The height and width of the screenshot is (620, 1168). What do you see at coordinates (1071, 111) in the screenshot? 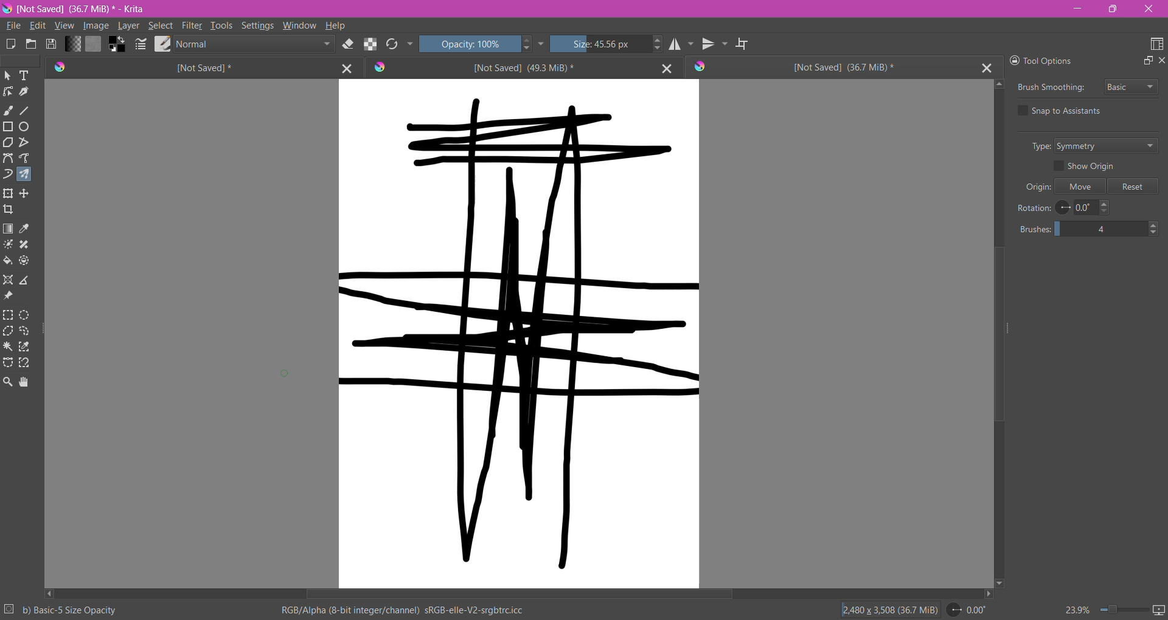
I see `Snap to Assistants` at bounding box center [1071, 111].